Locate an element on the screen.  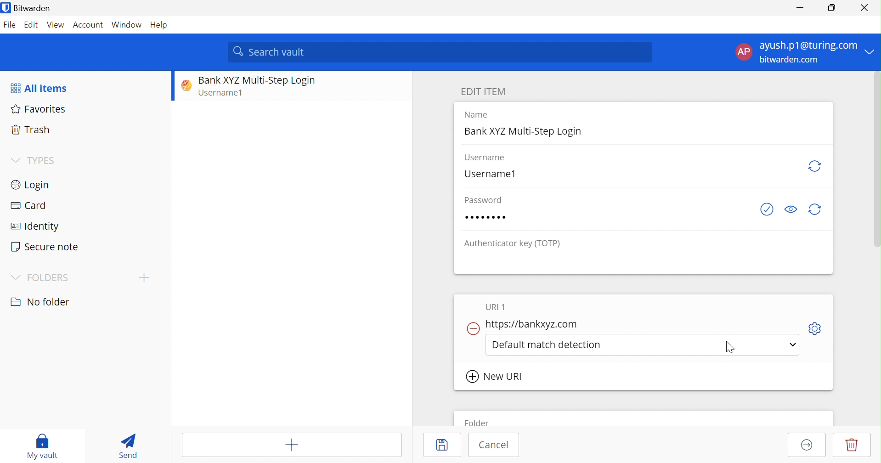
Default match detection is located at coordinates (549, 344).